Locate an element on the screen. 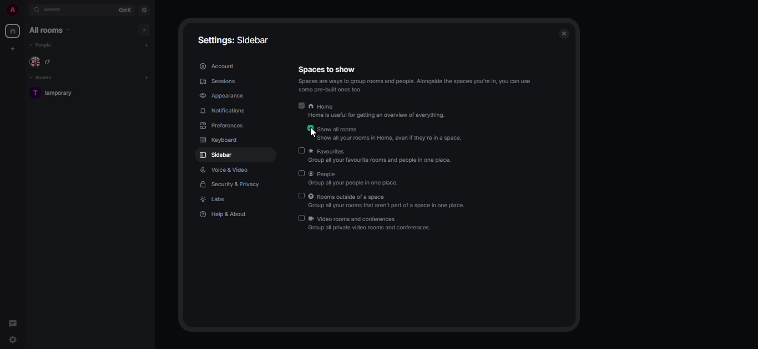 This screenshot has height=349, width=758. threads is located at coordinates (13, 323).